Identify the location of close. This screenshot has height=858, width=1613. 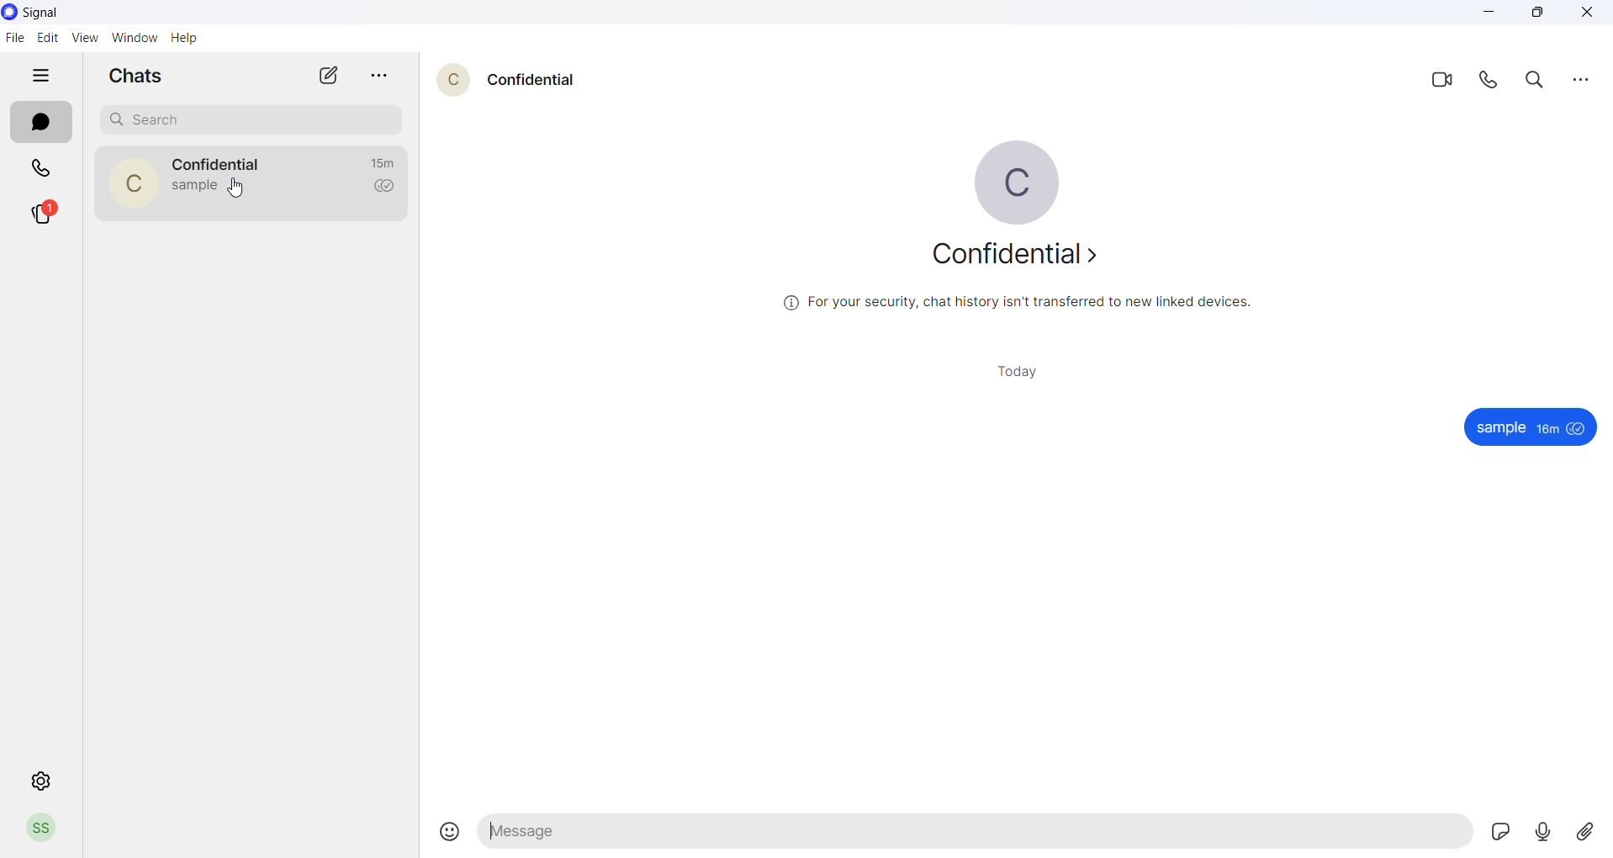
(1590, 15).